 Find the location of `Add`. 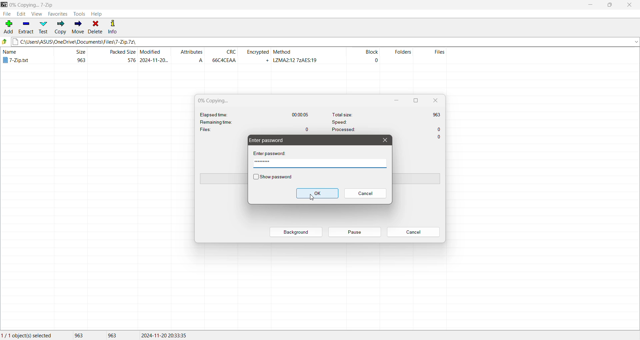

Add is located at coordinates (8, 27).